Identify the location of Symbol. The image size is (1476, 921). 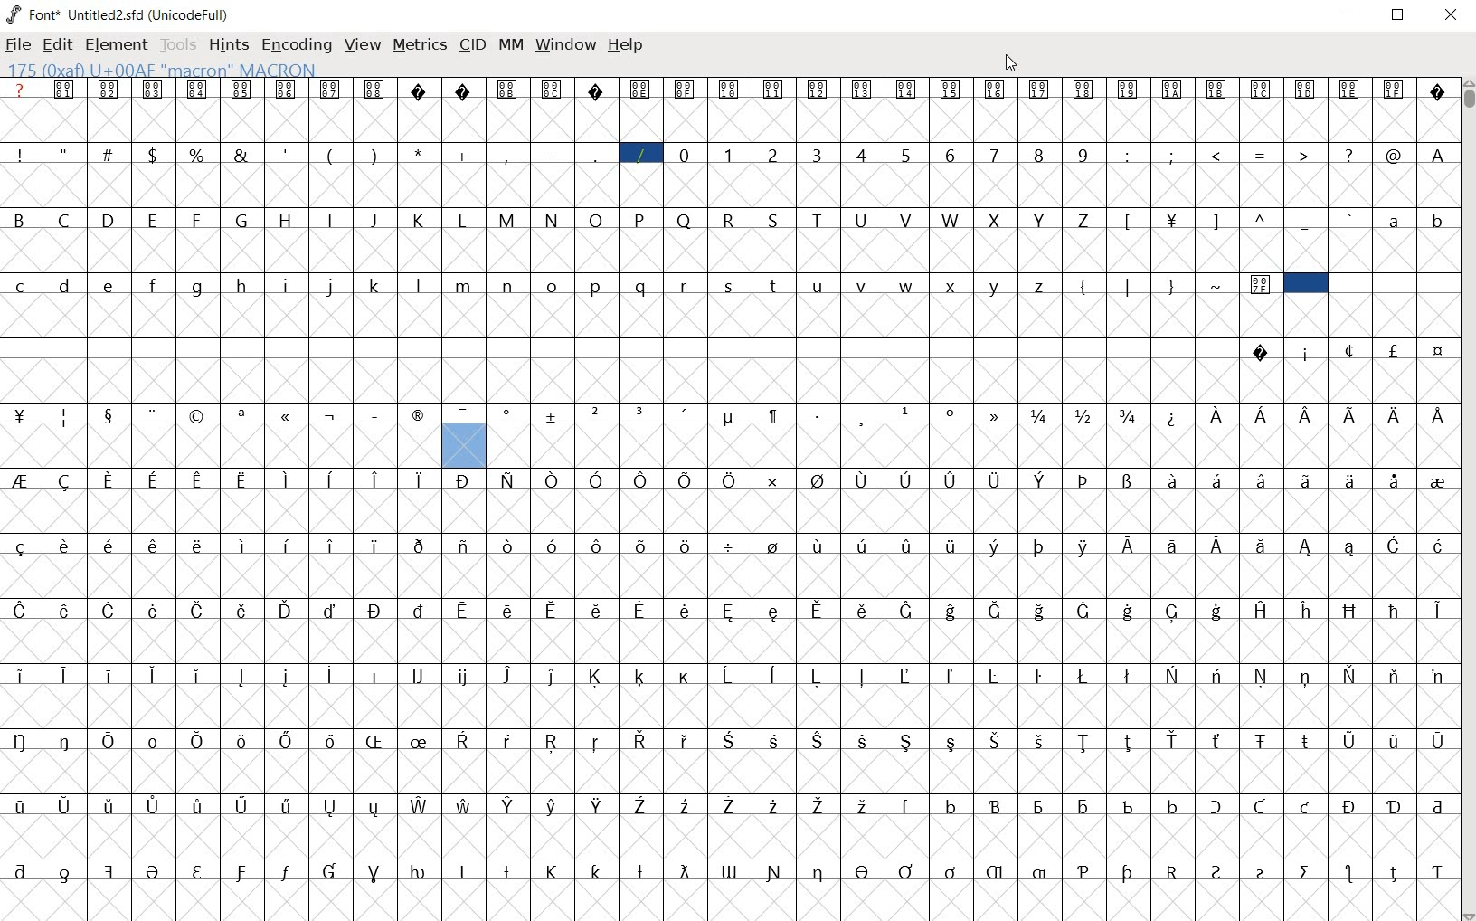
(554, 806).